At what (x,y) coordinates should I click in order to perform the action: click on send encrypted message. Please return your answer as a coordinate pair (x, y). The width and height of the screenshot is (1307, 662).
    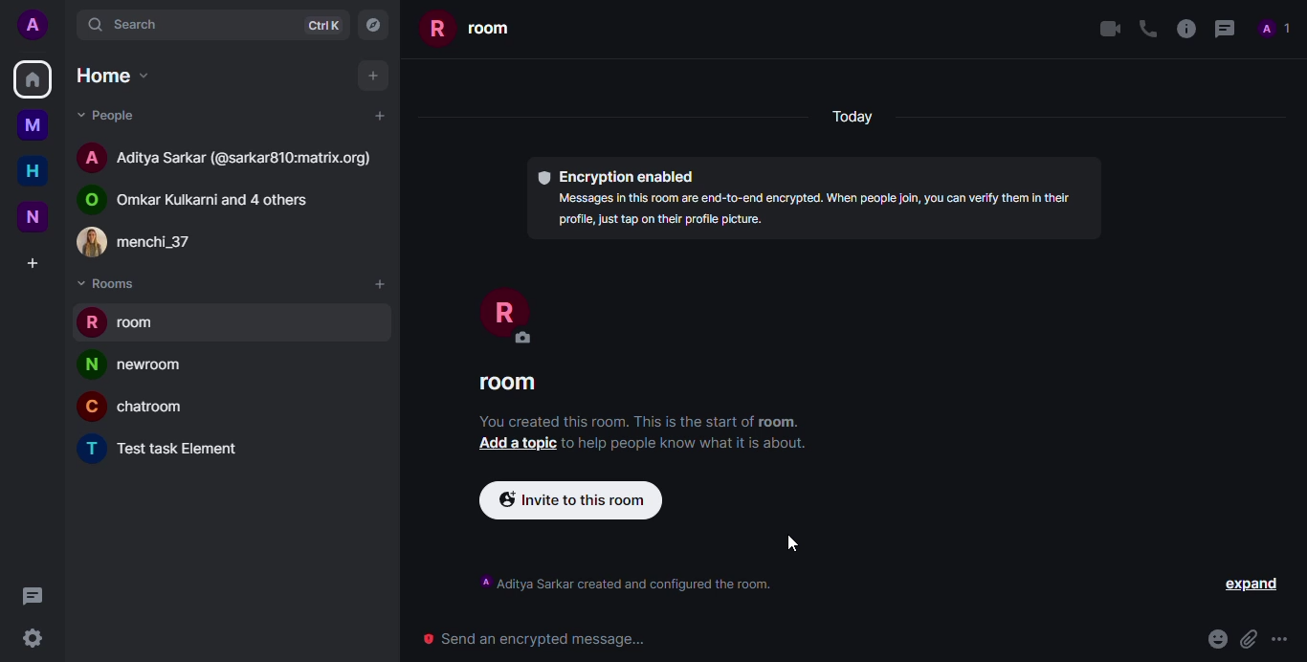
    Looking at the image, I should click on (534, 638).